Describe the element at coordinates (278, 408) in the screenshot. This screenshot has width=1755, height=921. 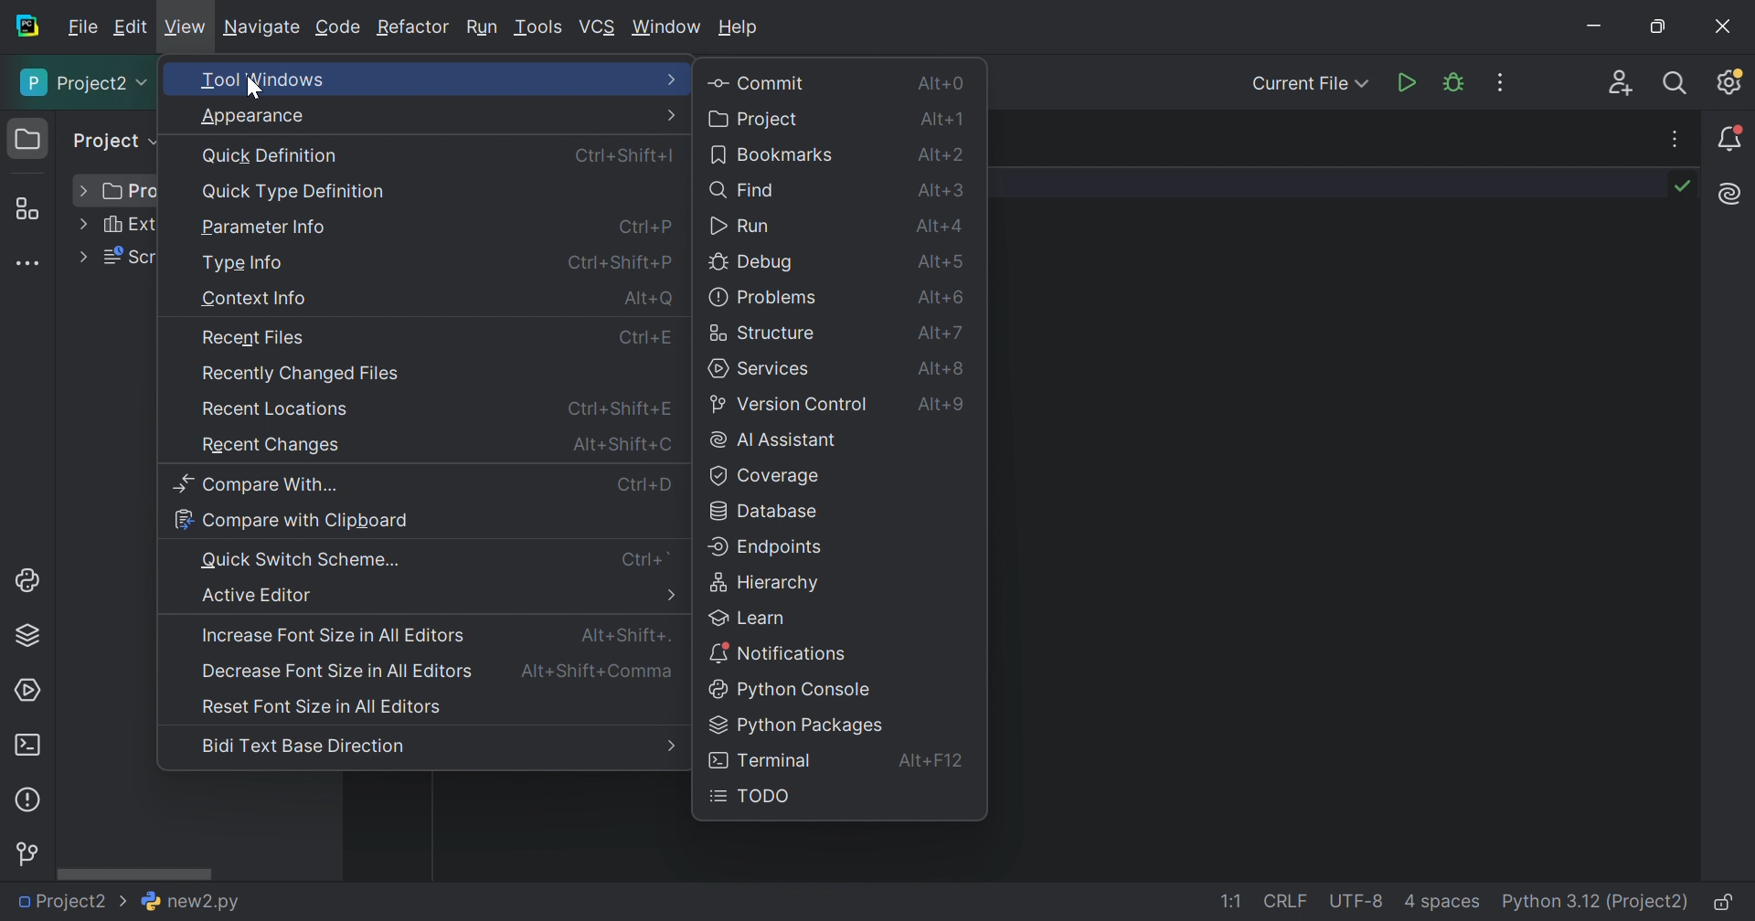
I see `Recent locations` at that location.